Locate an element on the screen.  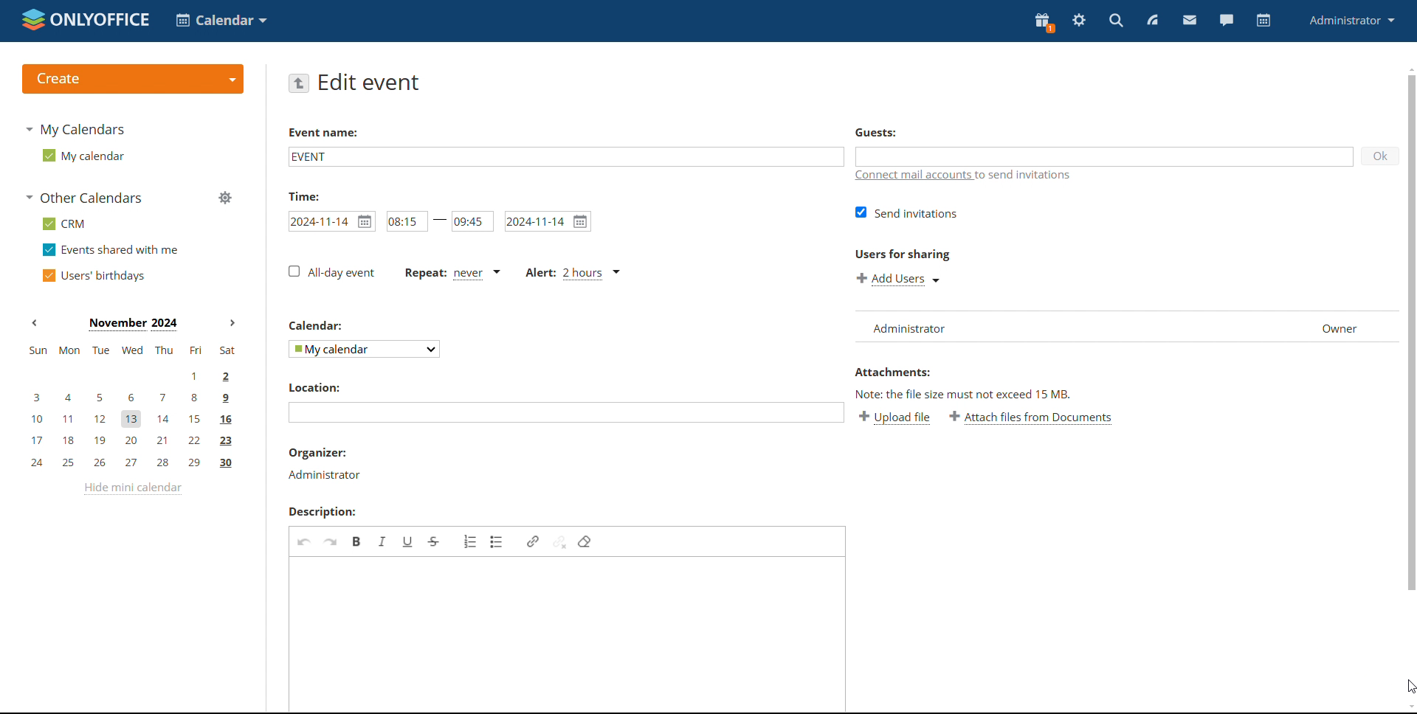
present is located at coordinates (1043, 24).